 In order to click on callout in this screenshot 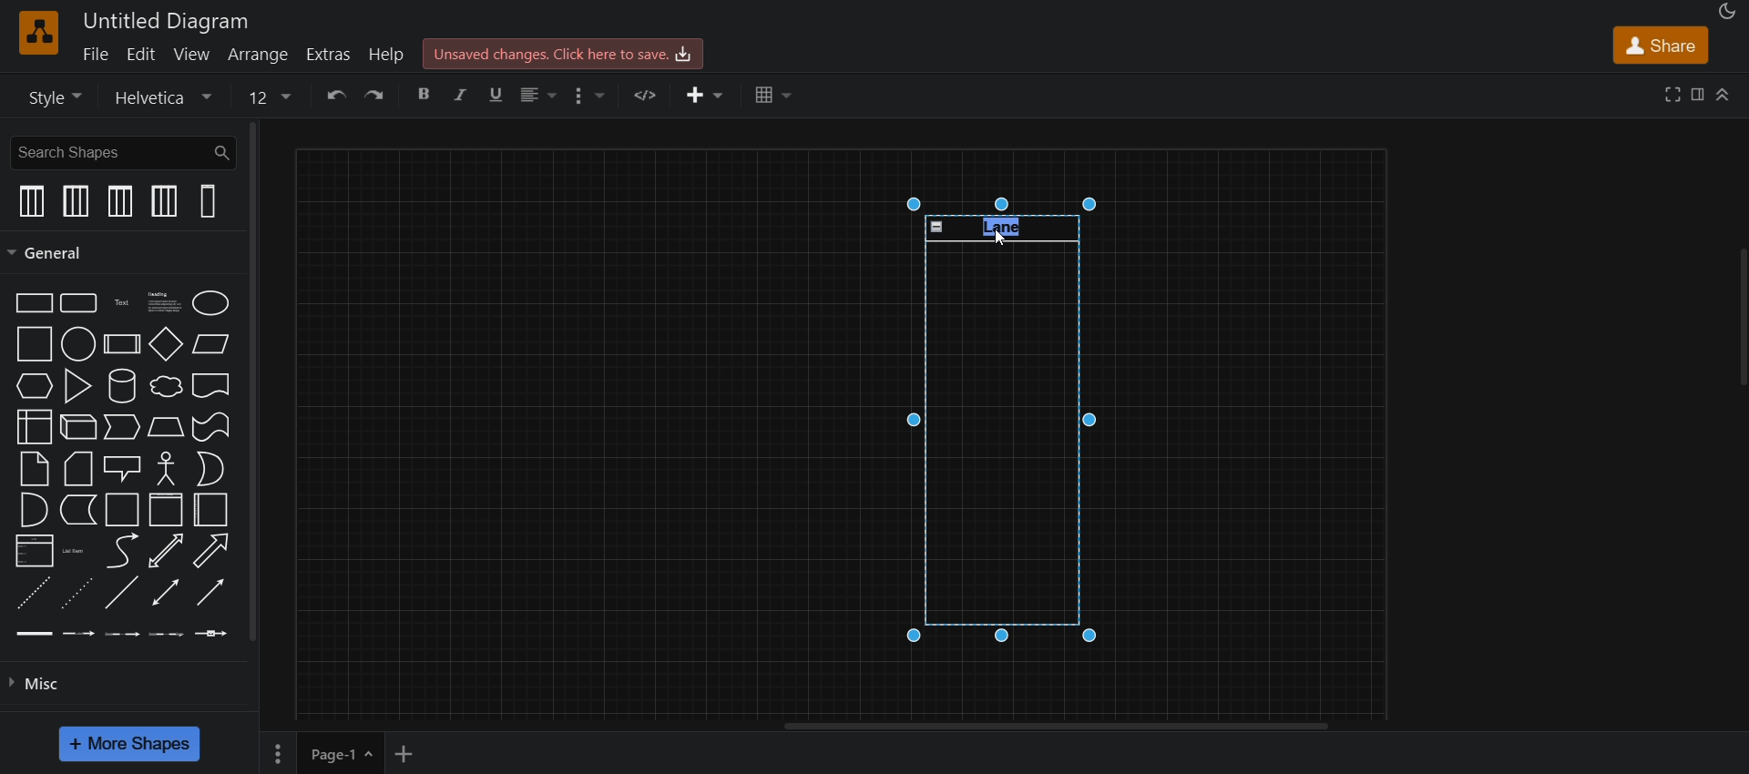, I will do `click(121, 470)`.